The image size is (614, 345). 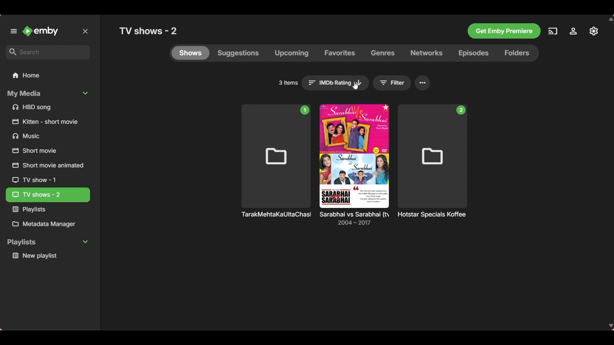 I want to click on Unpin left panel, so click(x=14, y=31).